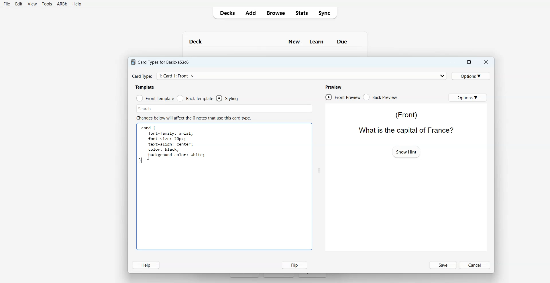 Image resolution: width=550 pixels, height=283 pixels. What do you see at coordinates (343, 97) in the screenshot?
I see `Front Preview` at bounding box center [343, 97].